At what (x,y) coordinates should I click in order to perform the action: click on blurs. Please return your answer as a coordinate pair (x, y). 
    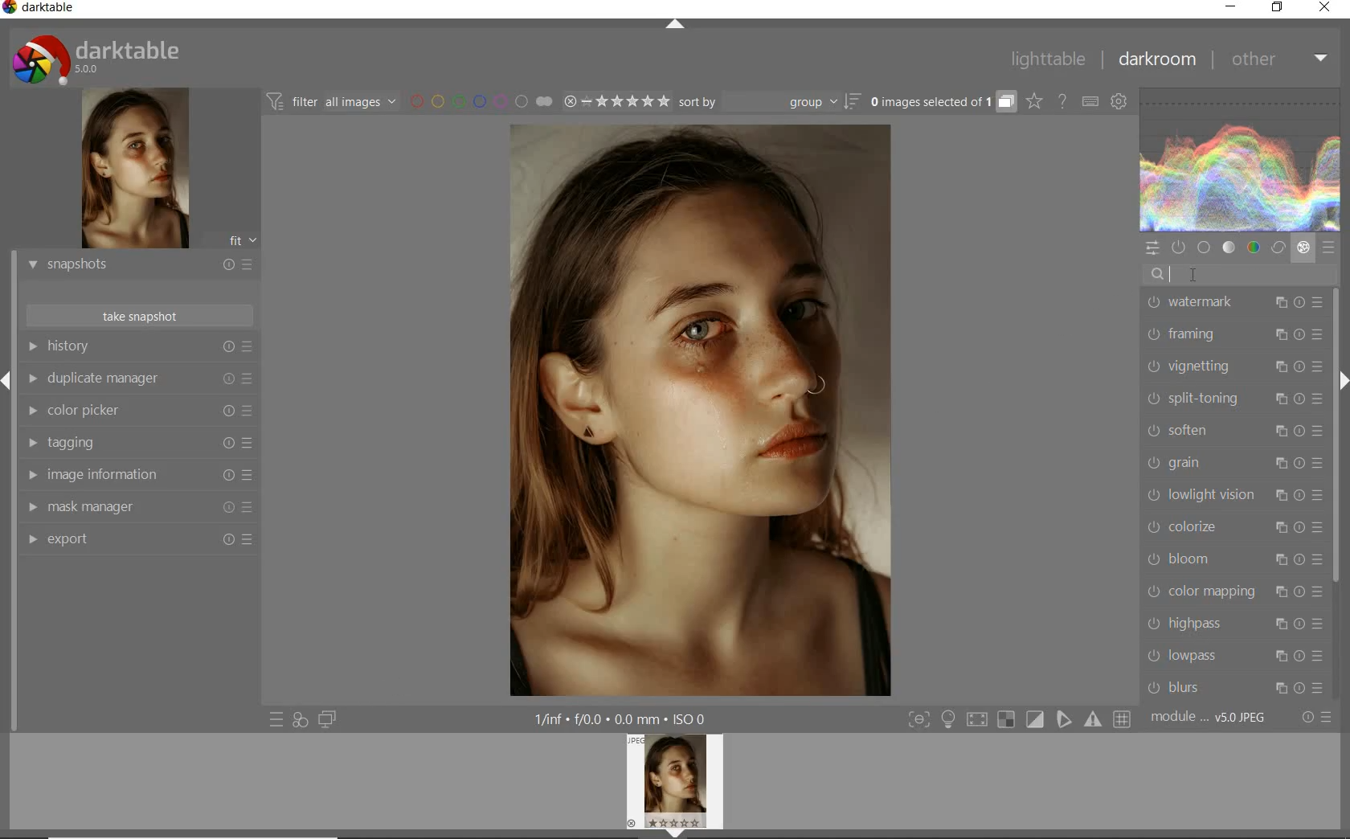
    Looking at the image, I should click on (1236, 685).